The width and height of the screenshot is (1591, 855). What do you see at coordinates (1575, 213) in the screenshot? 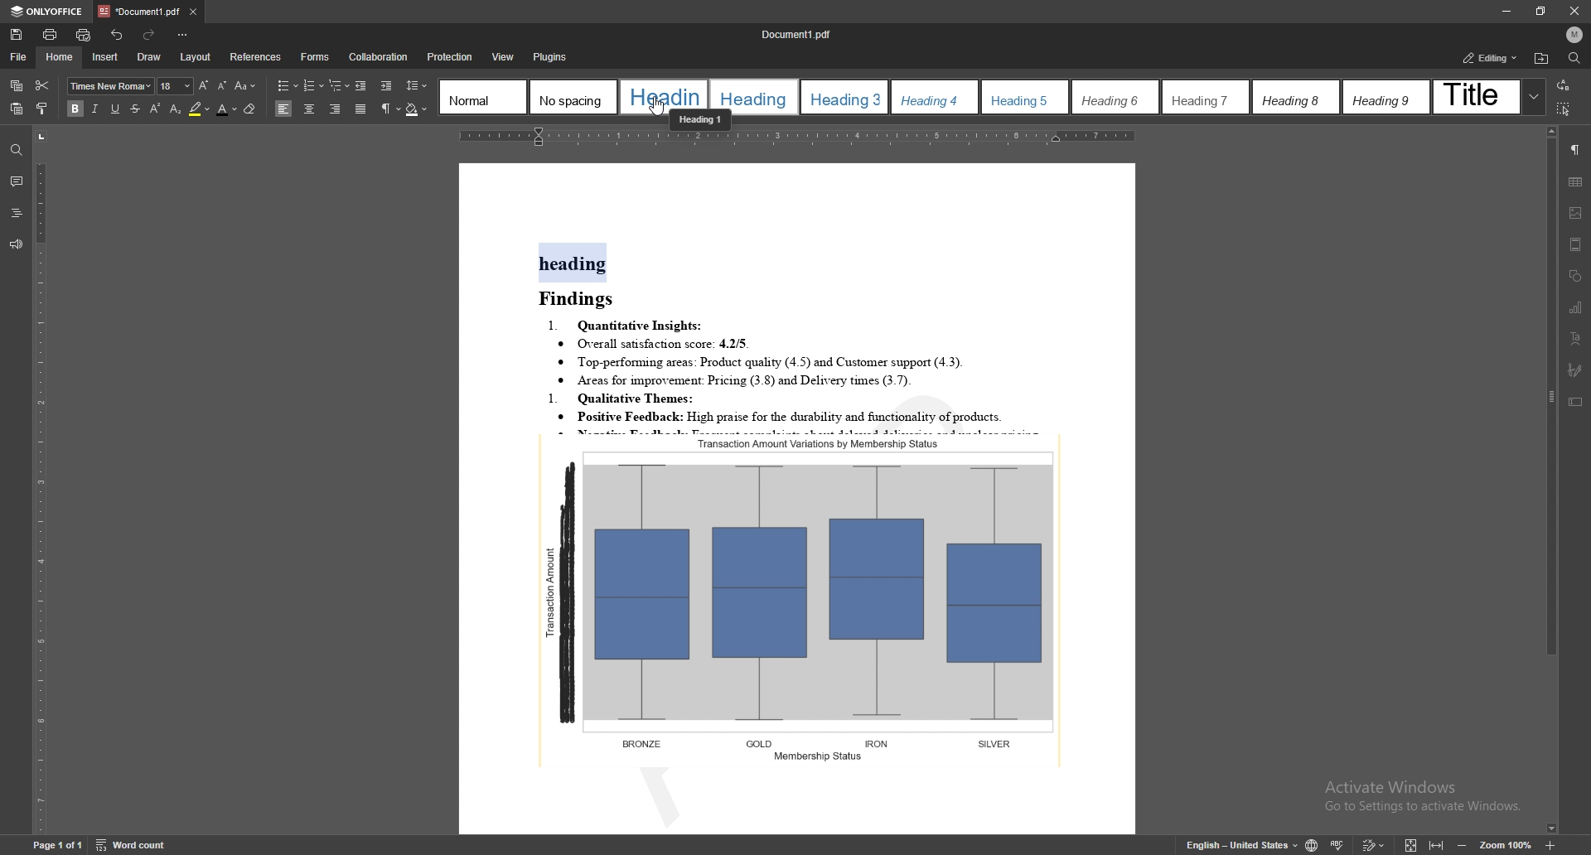
I see `image` at bounding box center [1575, 213].